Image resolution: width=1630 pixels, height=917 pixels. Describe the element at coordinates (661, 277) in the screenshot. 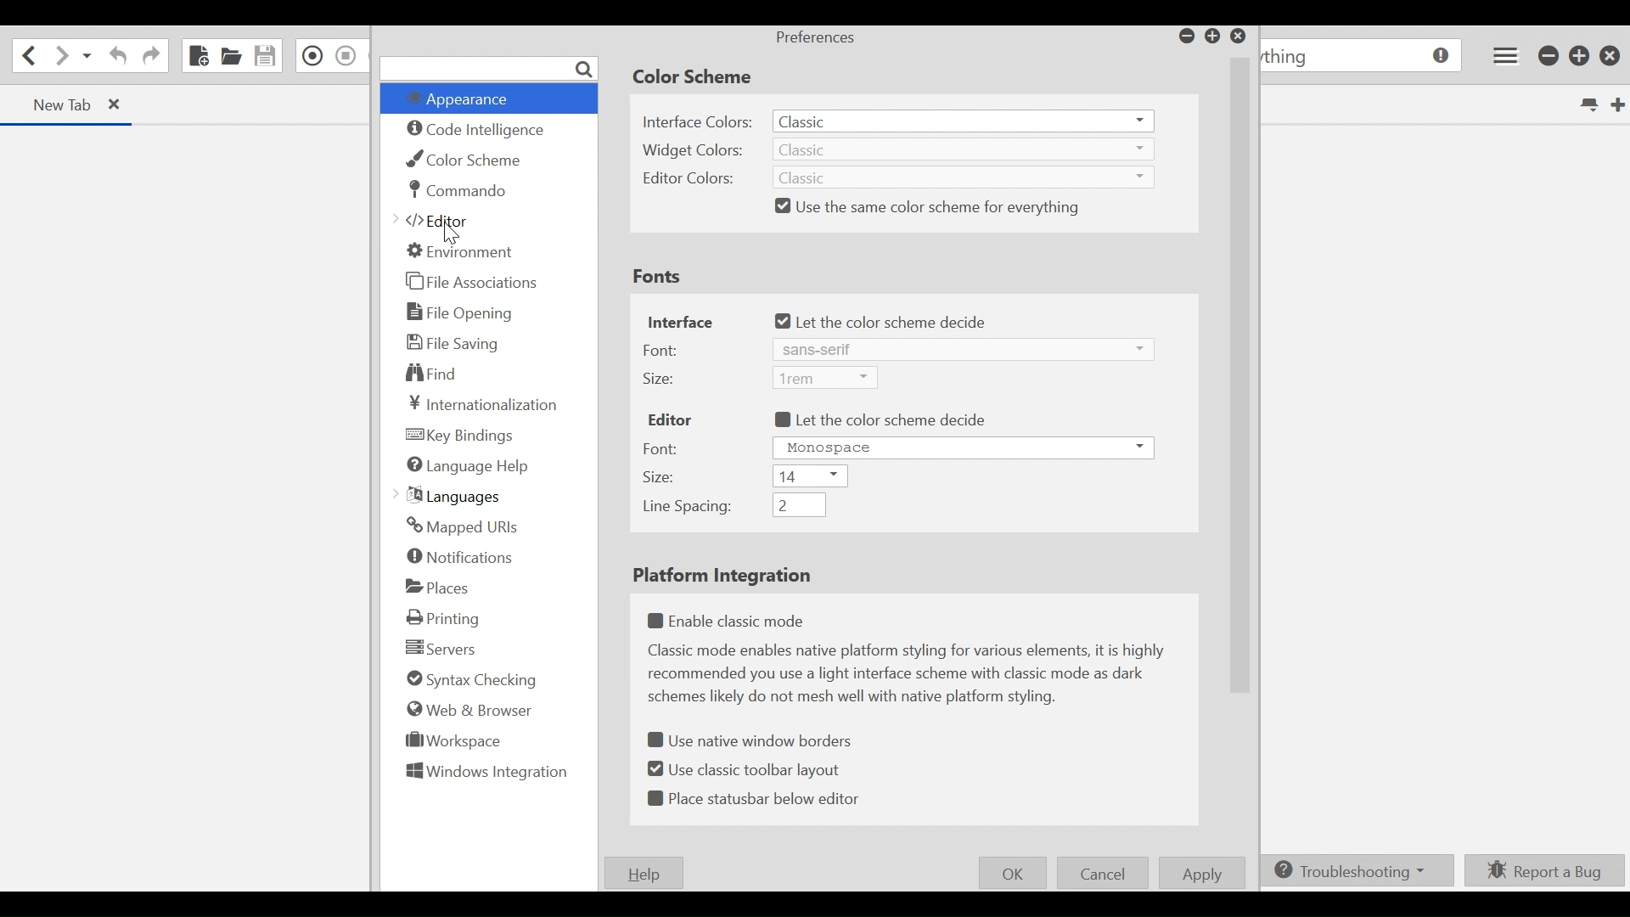

I see `Fonts` at that location.